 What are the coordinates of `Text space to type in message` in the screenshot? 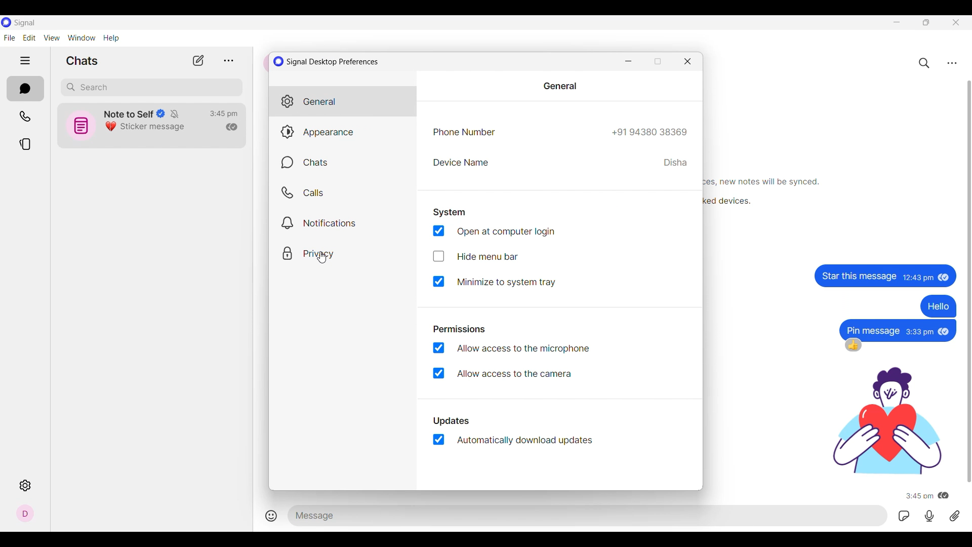 It's located at (590, 516).